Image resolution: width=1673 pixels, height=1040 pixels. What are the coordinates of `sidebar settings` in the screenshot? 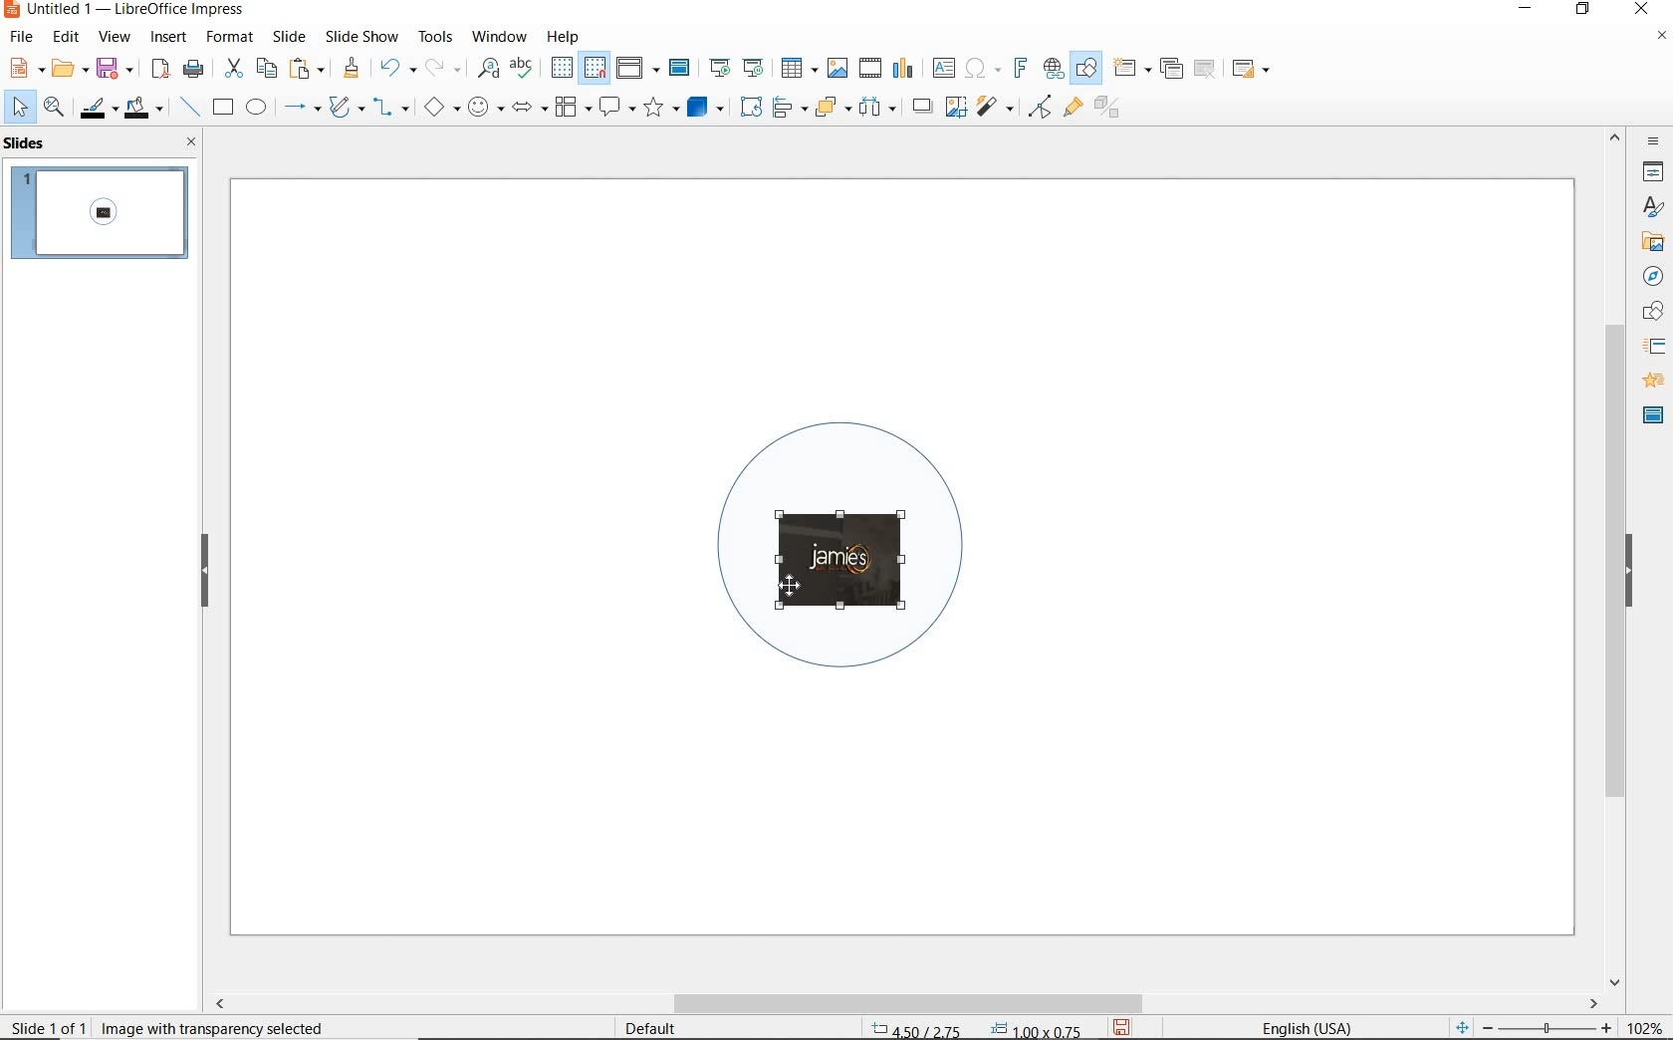 It's located at (1651, 141).